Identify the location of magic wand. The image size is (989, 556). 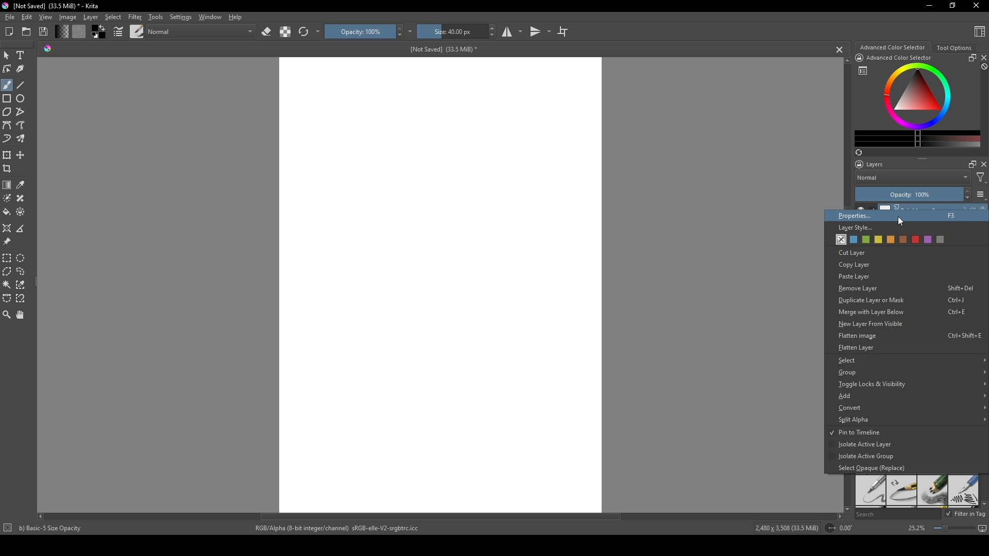
(7, 284).